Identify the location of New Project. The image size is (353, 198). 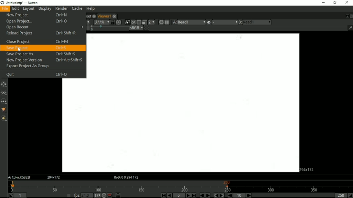
(36, 15).